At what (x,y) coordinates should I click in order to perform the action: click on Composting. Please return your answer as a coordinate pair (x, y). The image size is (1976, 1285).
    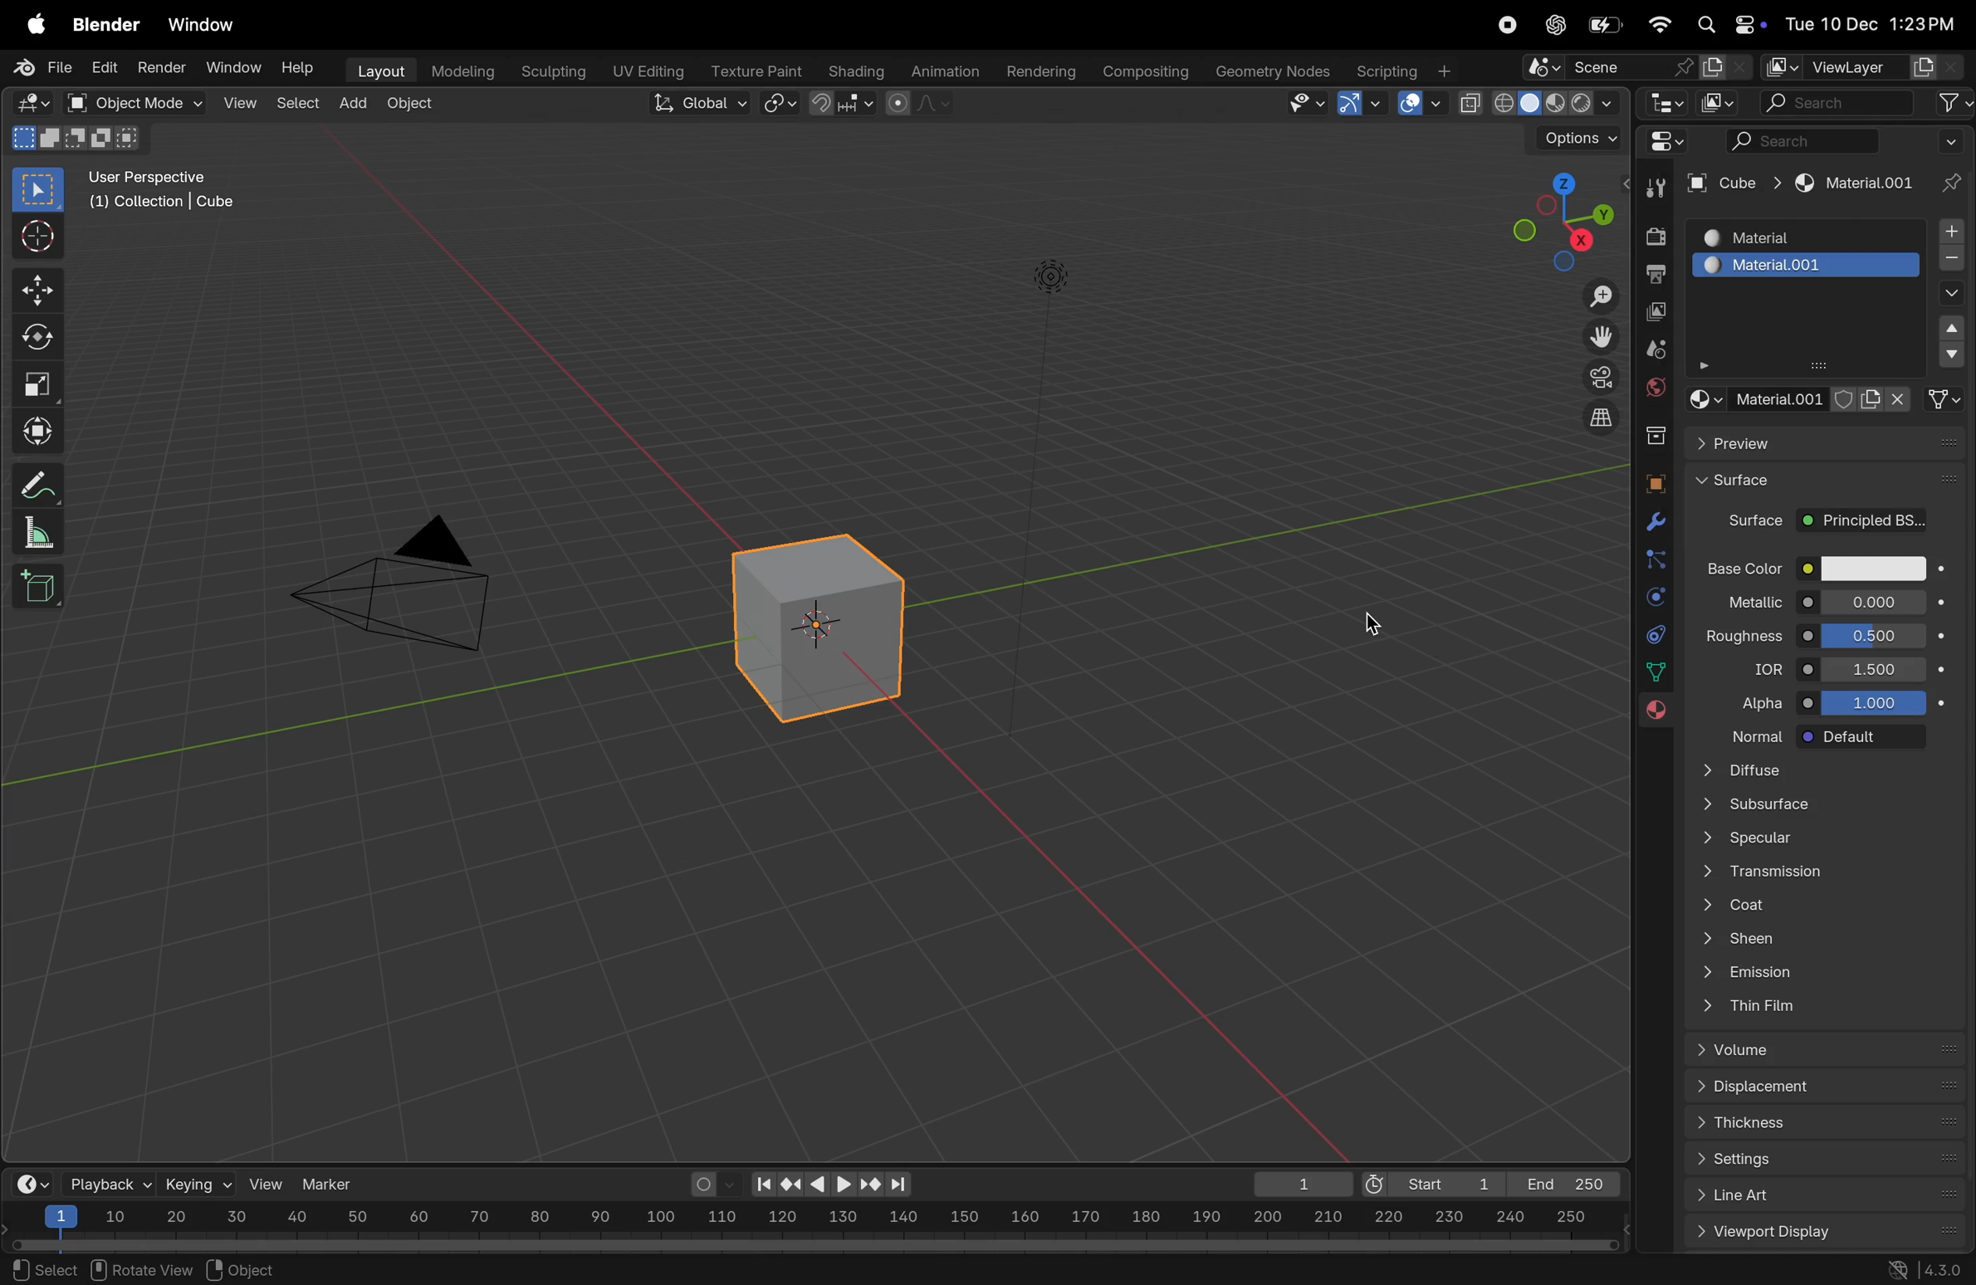
    Looking at the image, I should click on (1147, 71).